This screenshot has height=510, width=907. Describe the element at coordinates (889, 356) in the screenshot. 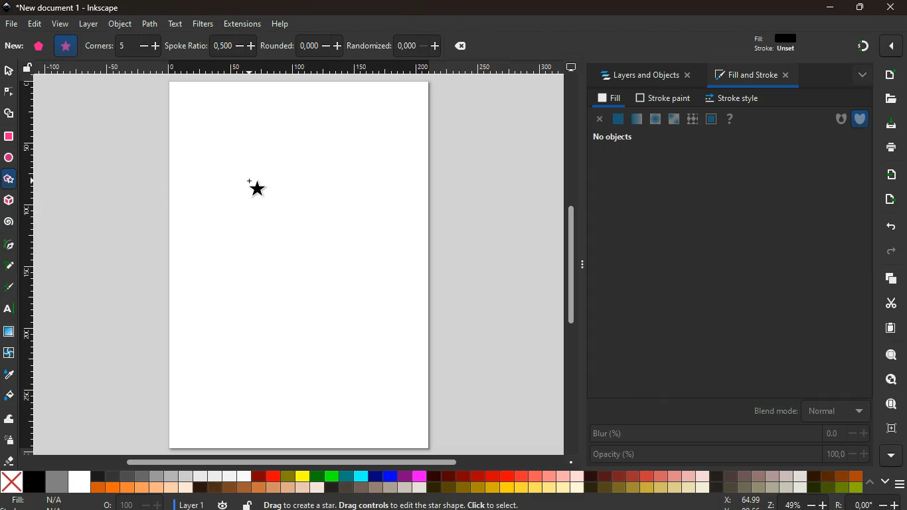

I see `zoom` at that location.